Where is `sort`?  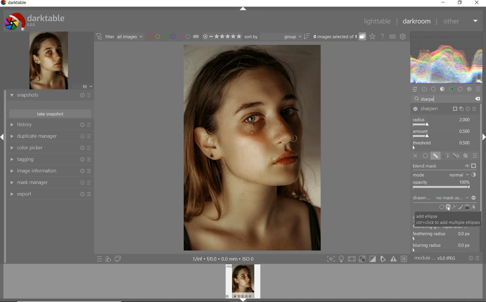 sort is located at coordinates (277, 37).